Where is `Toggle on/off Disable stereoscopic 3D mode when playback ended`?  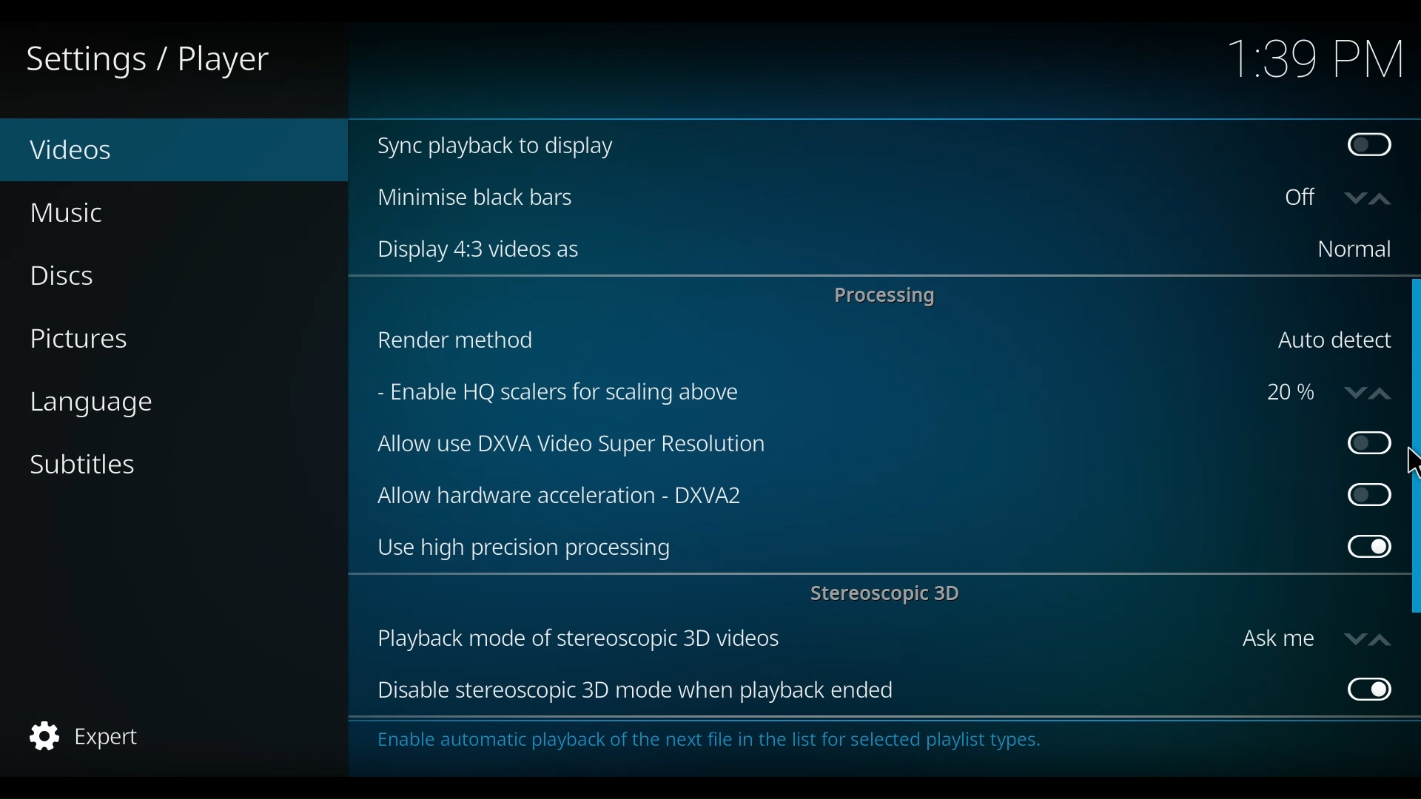
Toggle on/off Disable stereoscopic 3D mode when playback ended is located at coordinates (1366, 688).